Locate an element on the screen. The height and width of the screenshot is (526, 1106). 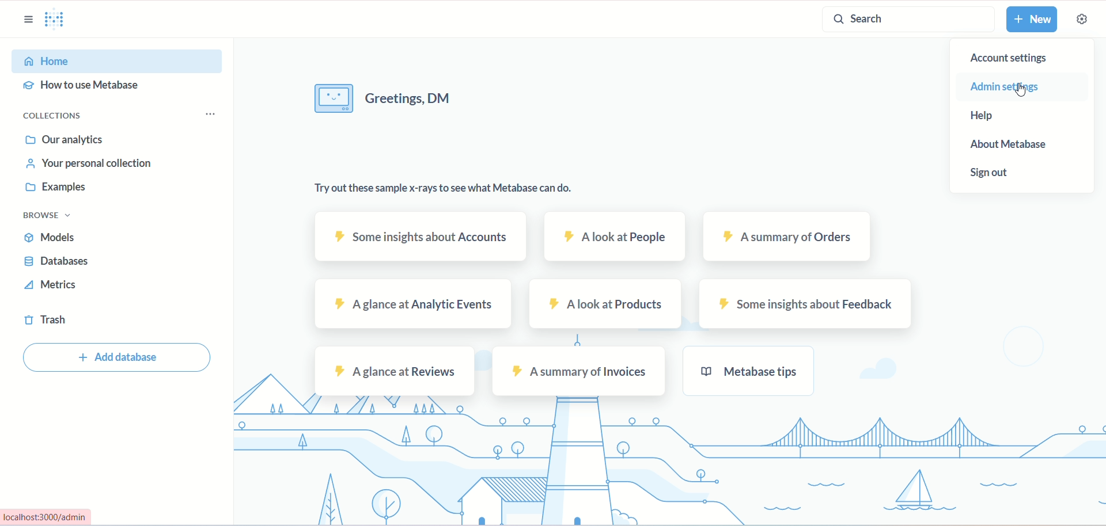
orders is located at coordinates (787, 237).